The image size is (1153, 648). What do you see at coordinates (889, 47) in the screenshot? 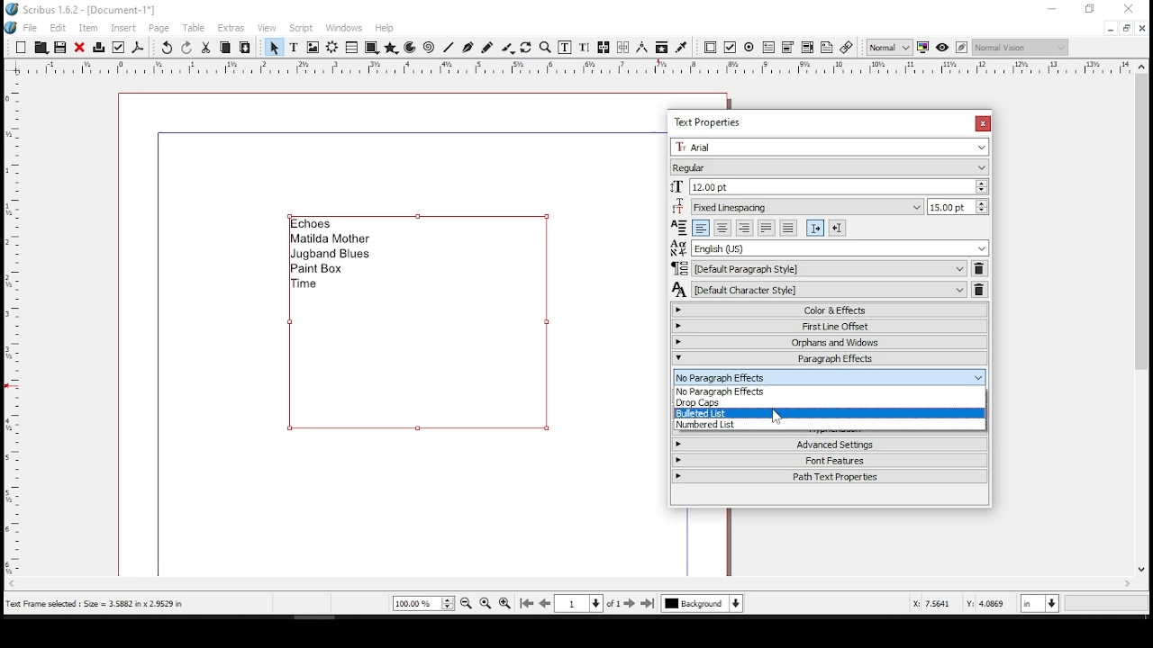
I see `select image preview quality` at bounding box center [889, 47].